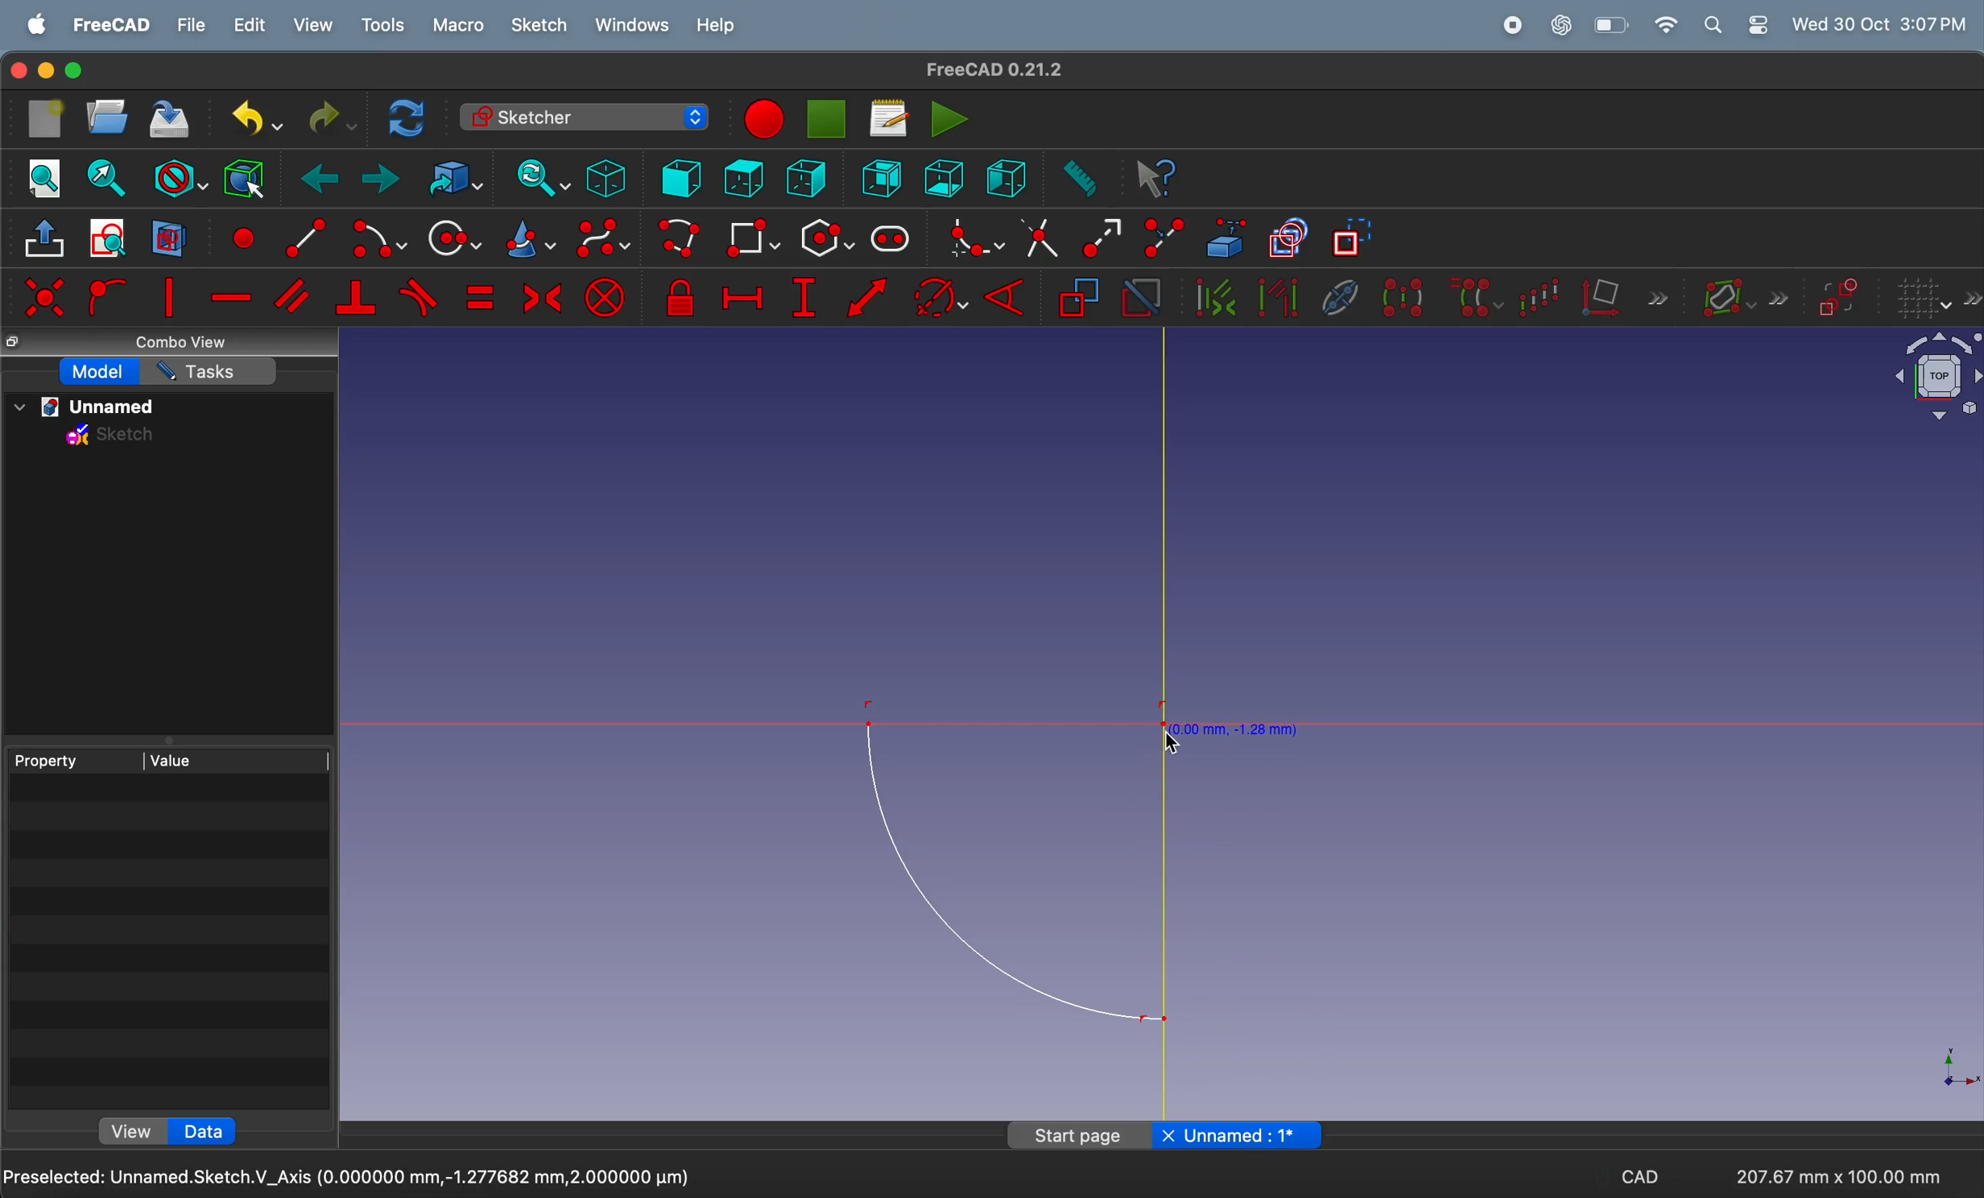 This screenshot has width=1984, height=1198. Describe the element at coordinates (47, 243) in the screenshot. I see `leave sketch` at that location.